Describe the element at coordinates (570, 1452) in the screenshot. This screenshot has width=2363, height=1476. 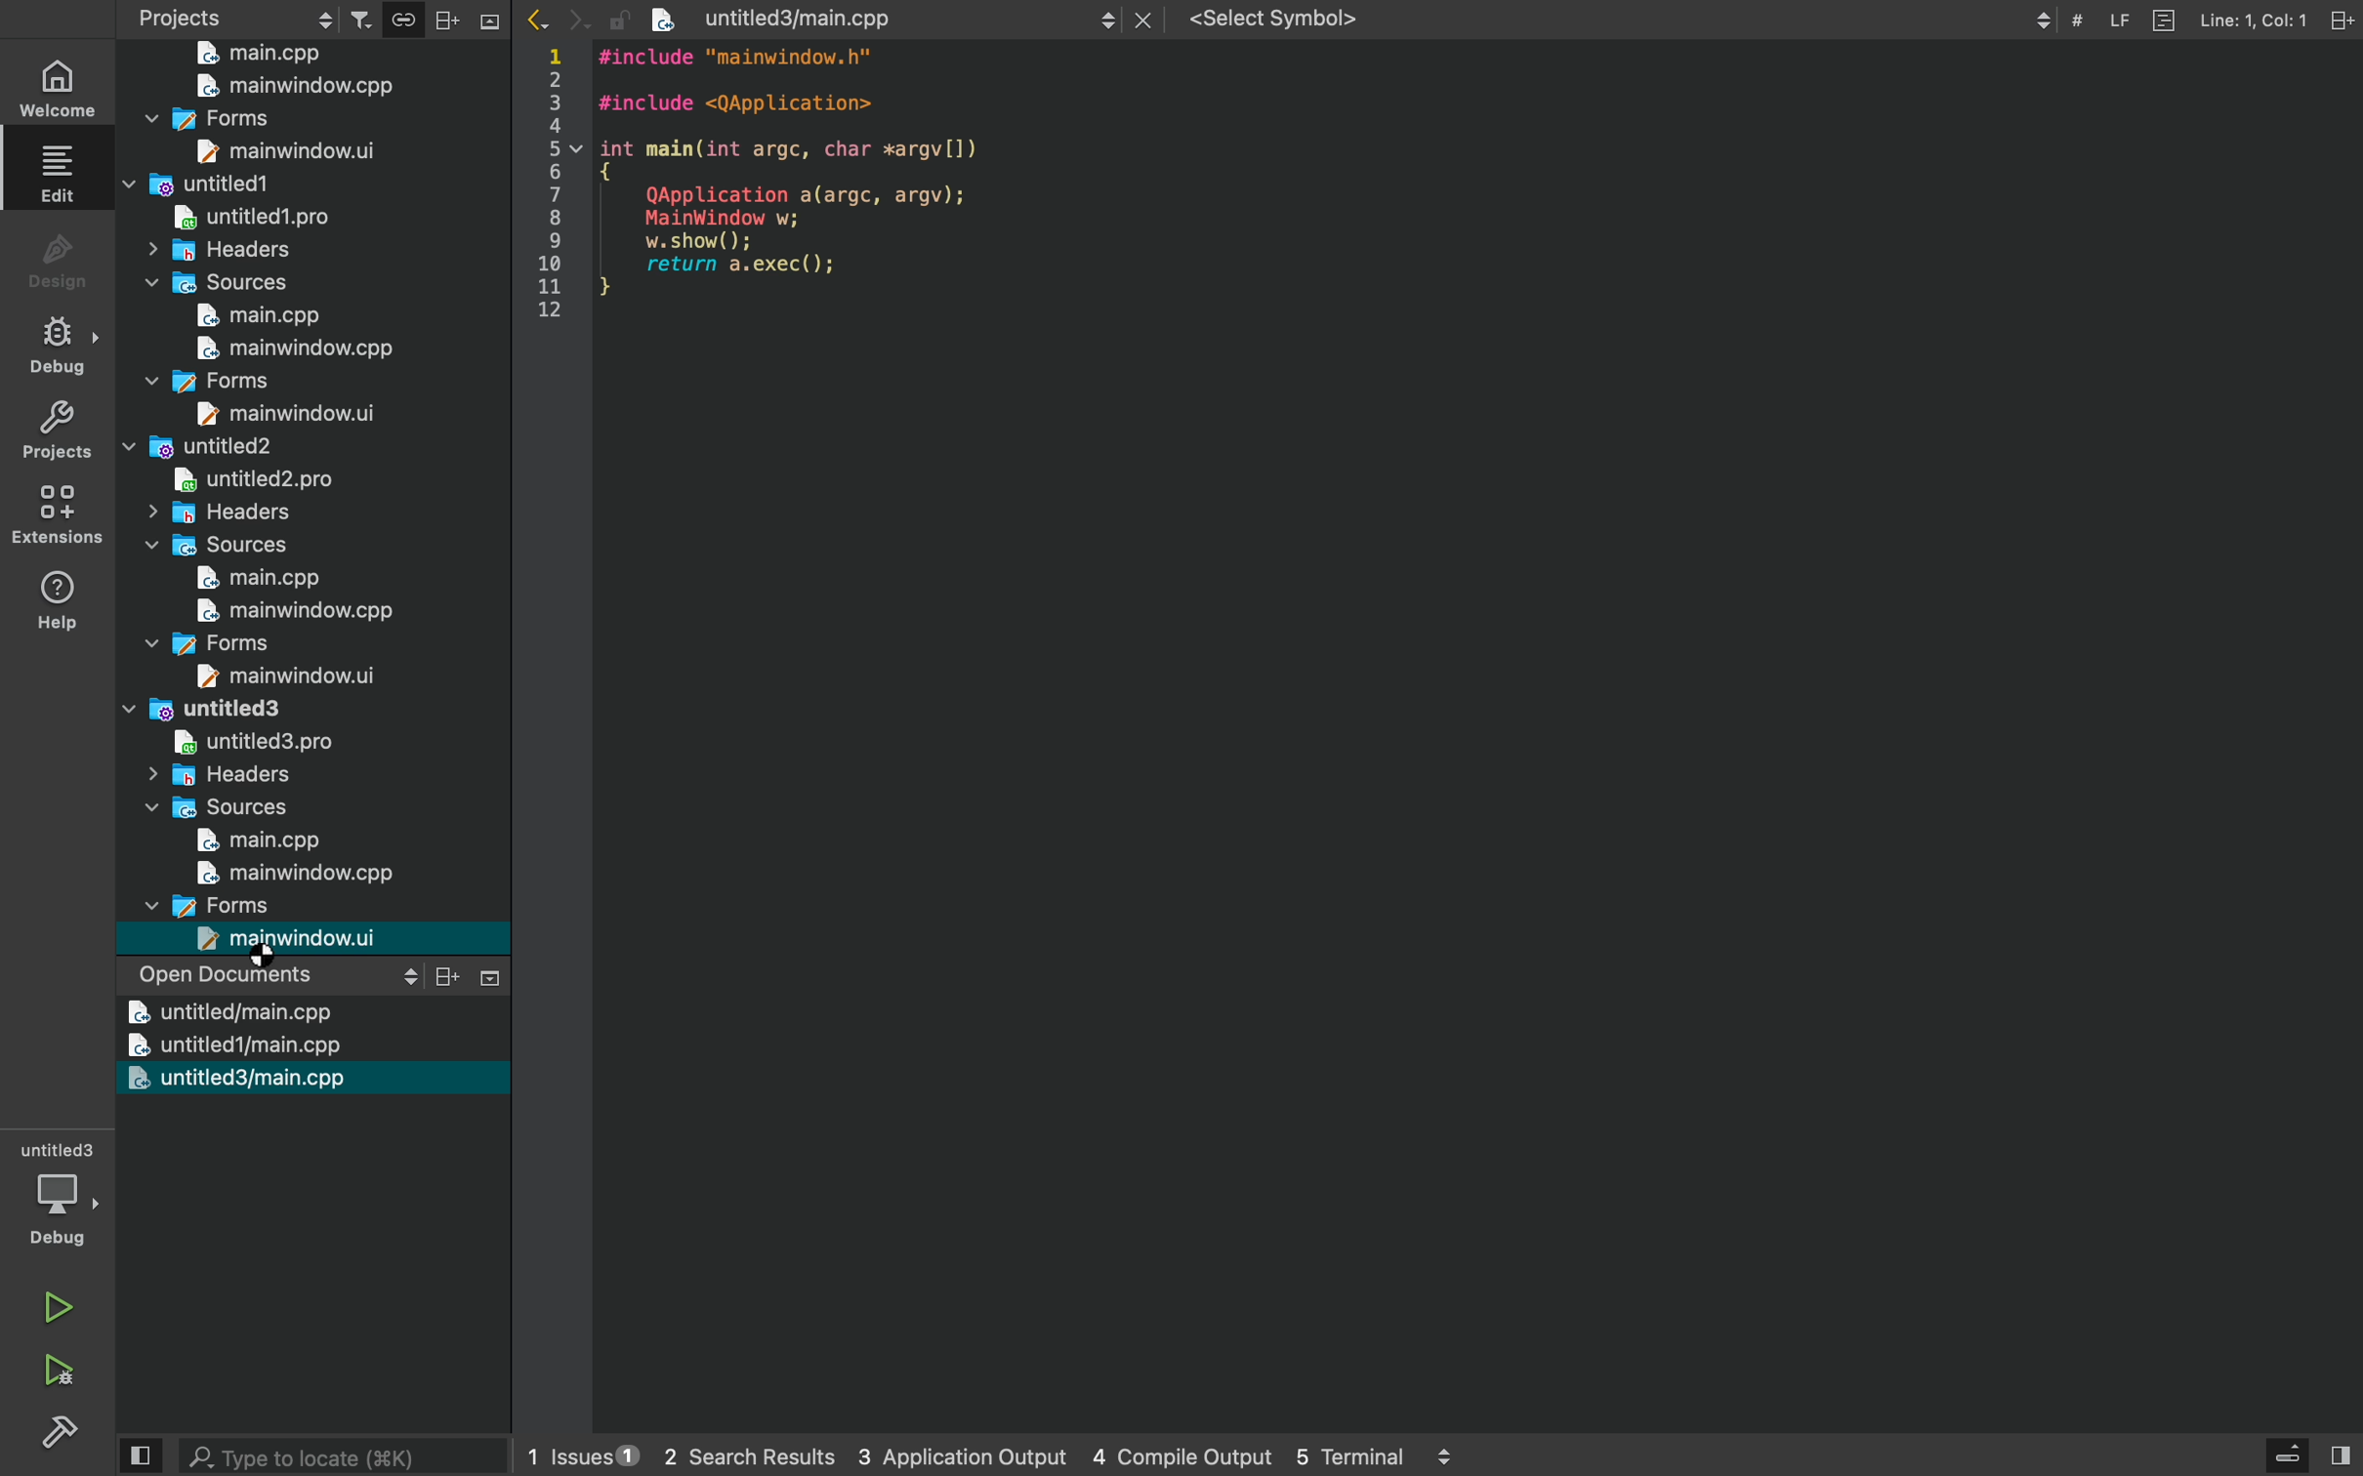
I see `1 issues` at that location.